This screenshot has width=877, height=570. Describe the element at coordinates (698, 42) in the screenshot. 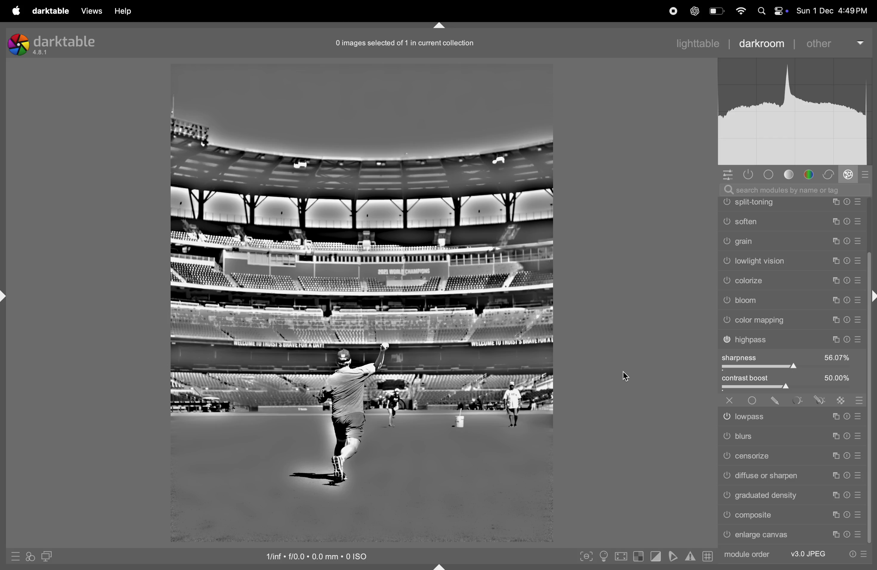

I see `lighttable` at that location.